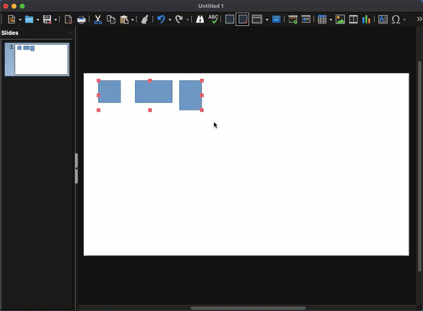 This screenshot has width=423, height=311. What do you see at coordinates (400, 19) in the screenshot?
I see `Characters` at bounding box center [400, 19].